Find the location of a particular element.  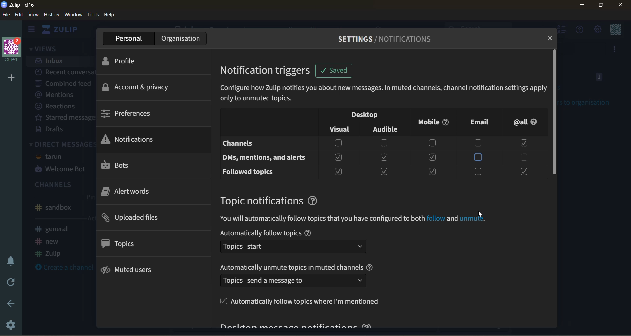

file is located at coordinates (6, 15).